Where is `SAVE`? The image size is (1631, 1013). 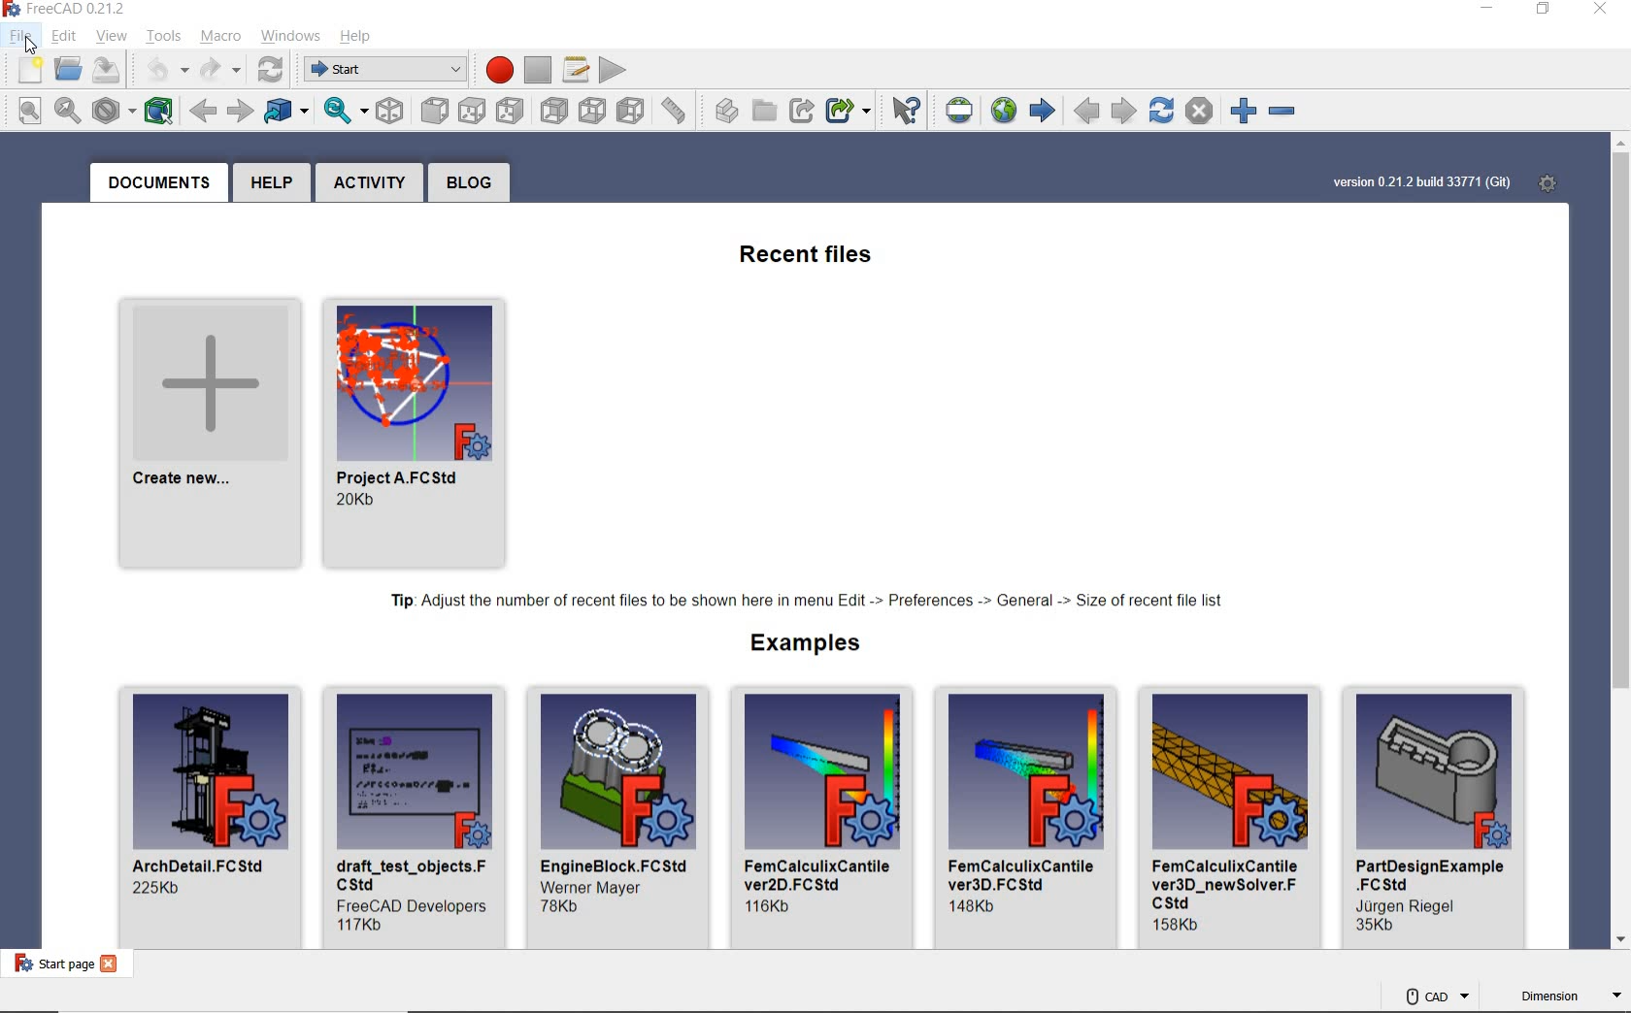
SAVE is located at coordinates (109, 69).